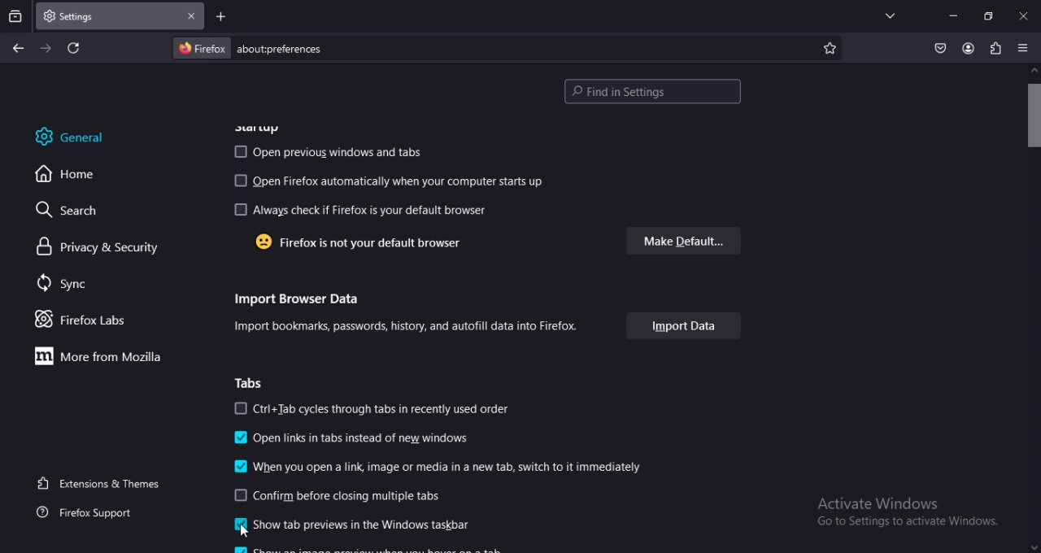  Describe the element at coordinates (966, 48) in the screenshot. I see `account` at that location.